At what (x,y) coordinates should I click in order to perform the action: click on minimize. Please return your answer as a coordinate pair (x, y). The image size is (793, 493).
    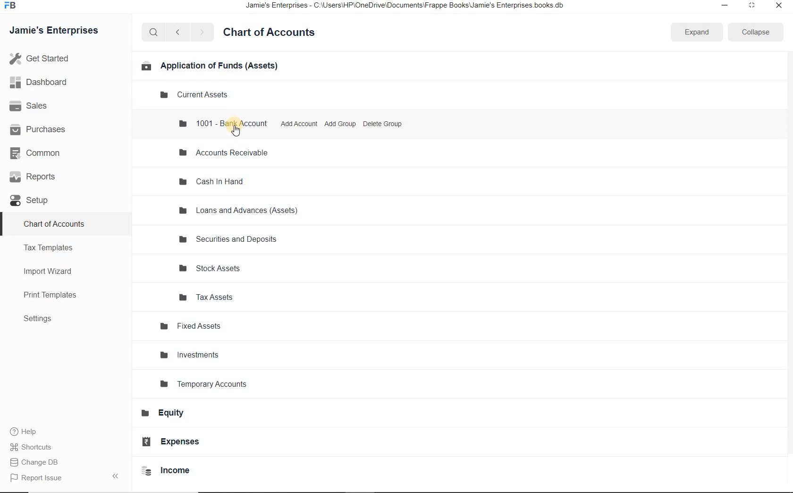
    Looking at the image, I should click on (722, 6).